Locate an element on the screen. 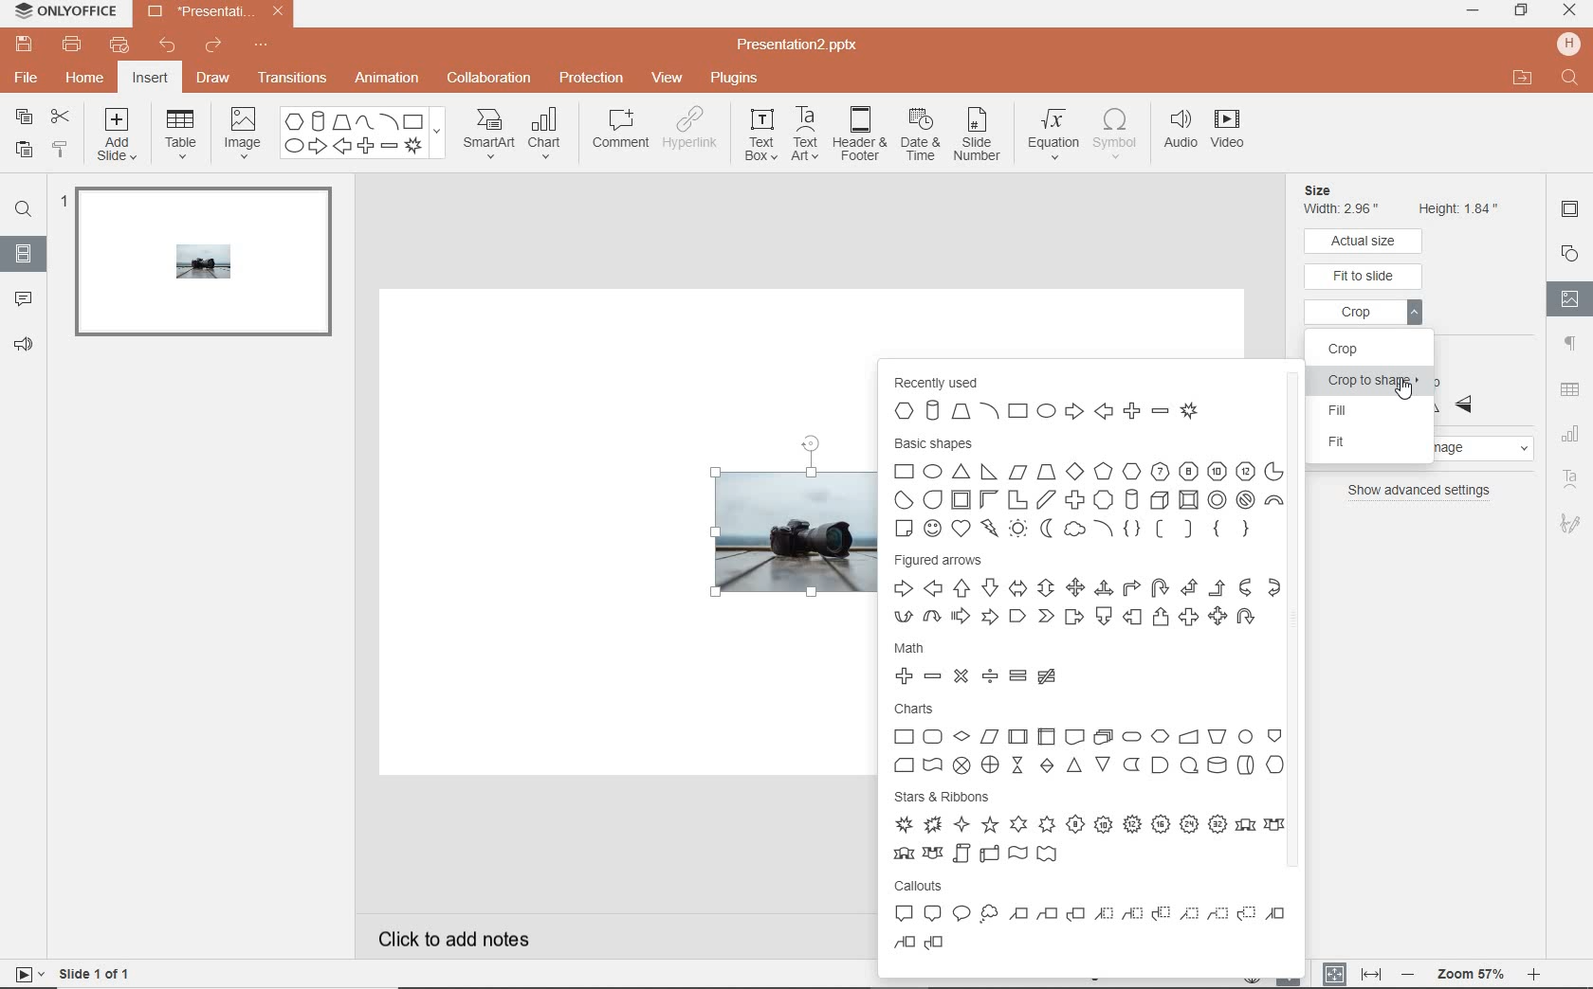 This screenshot has height=989, width=1593. crop is located at coordinates (1362, 348).